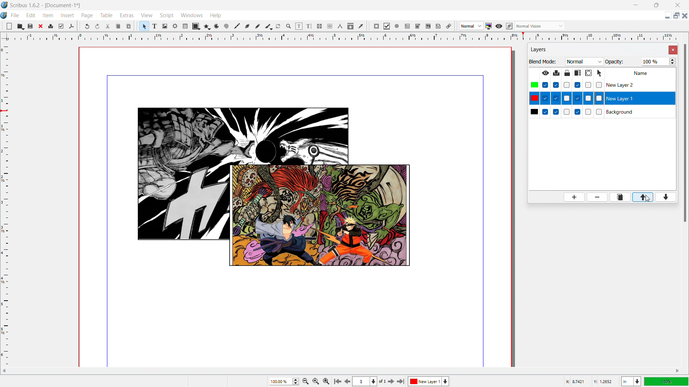  Describe the element at coordinates (666, 197) in the screenshot. I see `move layer down` at that location.